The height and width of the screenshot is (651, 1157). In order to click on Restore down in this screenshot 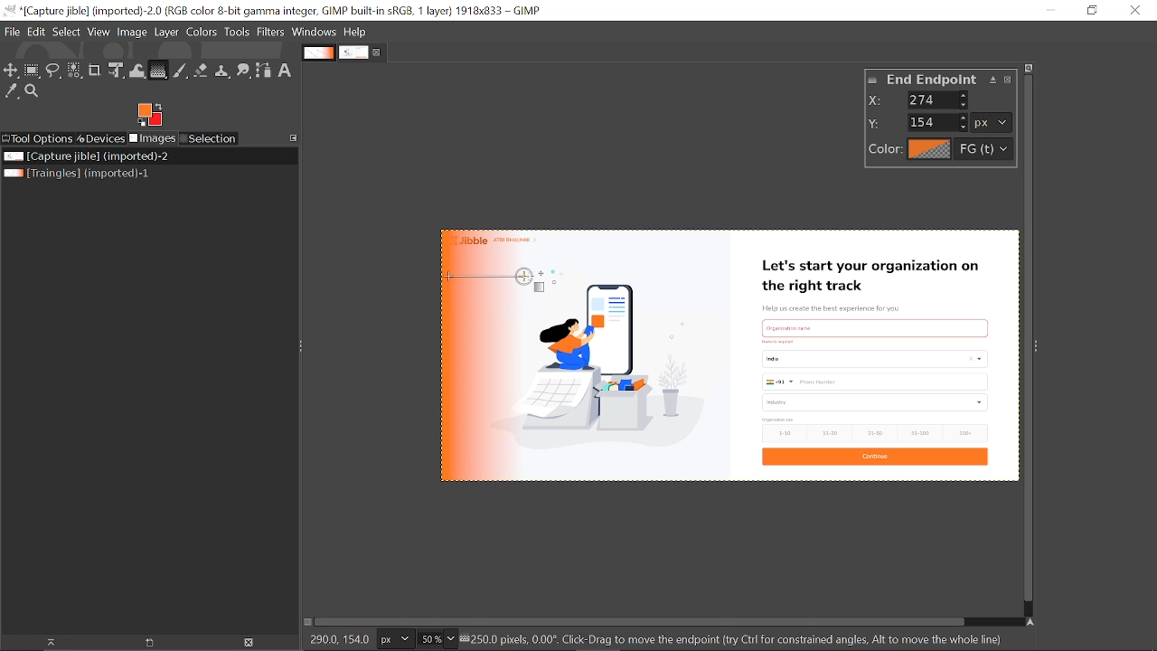, I will do `click(1094, 11)`.